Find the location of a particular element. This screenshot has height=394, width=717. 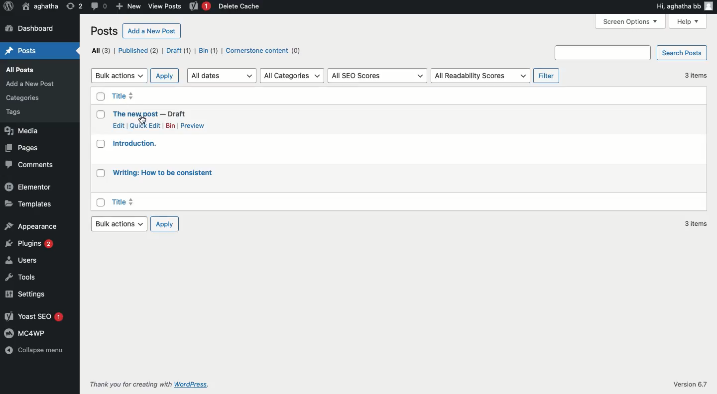

Return is located at coordinates (73, 6).